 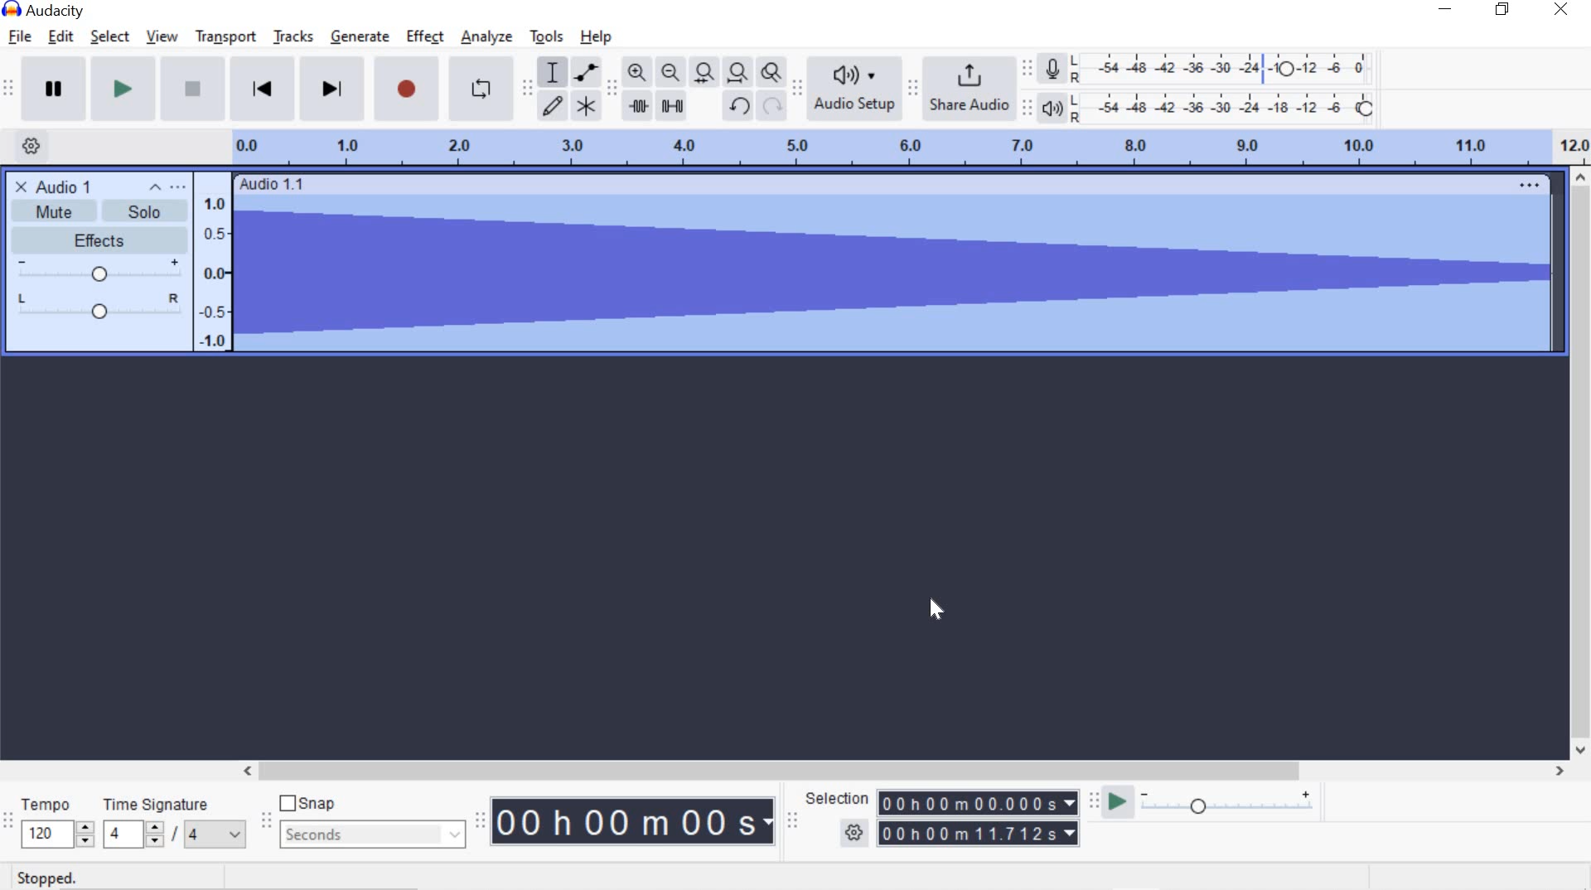 I want to click on restore down, so click(x=1502, y=10).